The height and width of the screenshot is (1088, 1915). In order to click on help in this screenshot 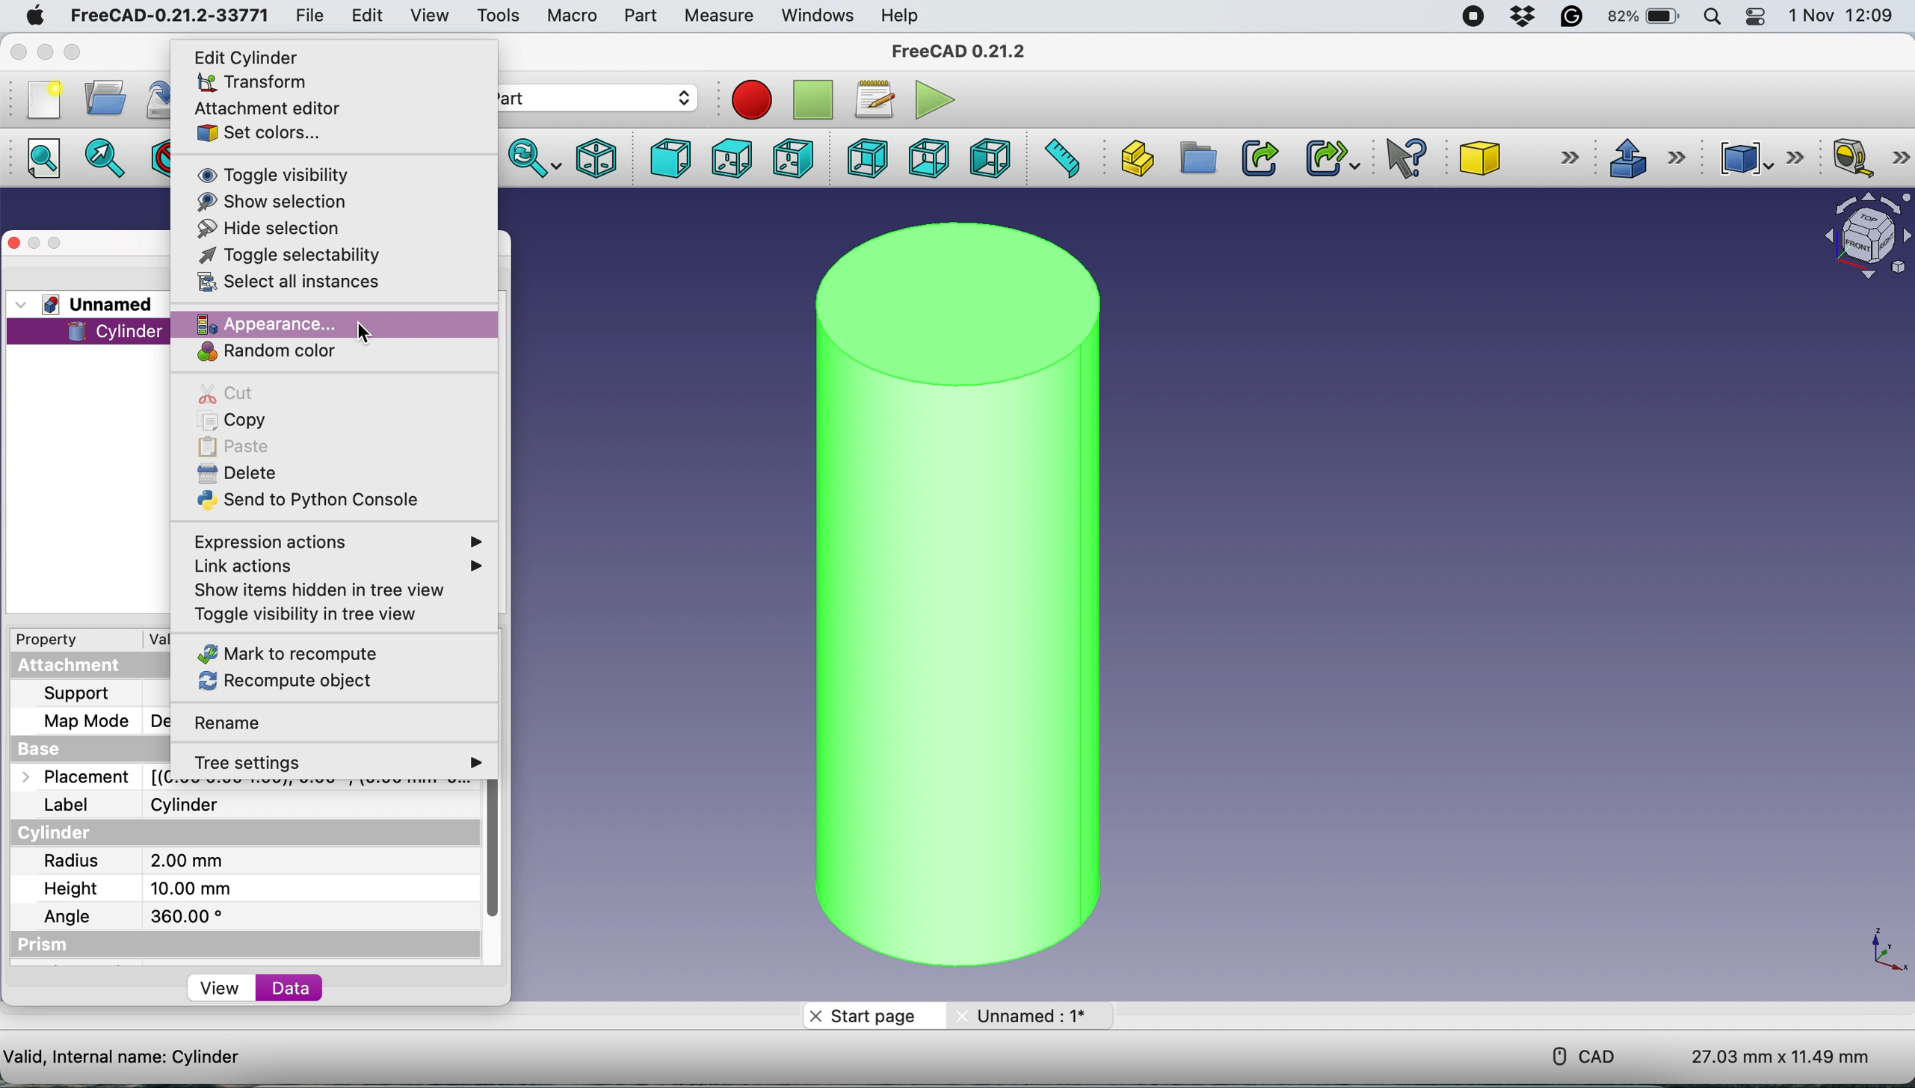, I will do `click(903, 16)`.